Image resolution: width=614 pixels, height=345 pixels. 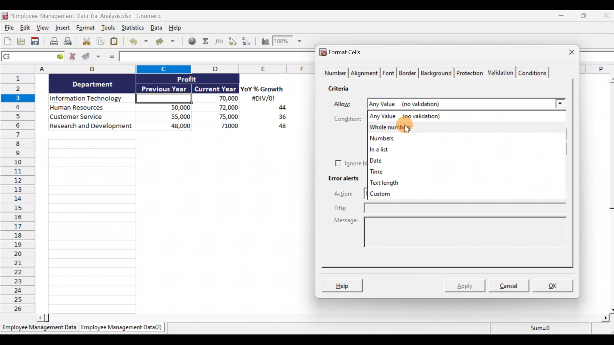 What do you see at coordinates (429, 104) in the screenshot?
I see `Any Value (no validation)` at bounding box center [429, 104].